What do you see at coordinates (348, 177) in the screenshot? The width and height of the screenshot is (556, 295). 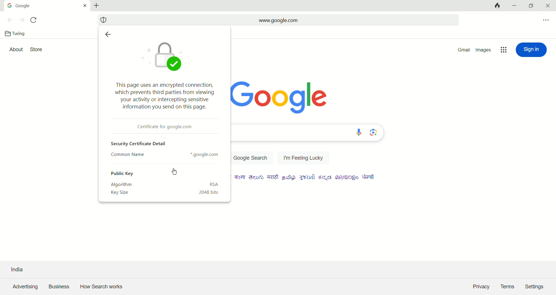 I see `language` at bounding box center [348, 177].